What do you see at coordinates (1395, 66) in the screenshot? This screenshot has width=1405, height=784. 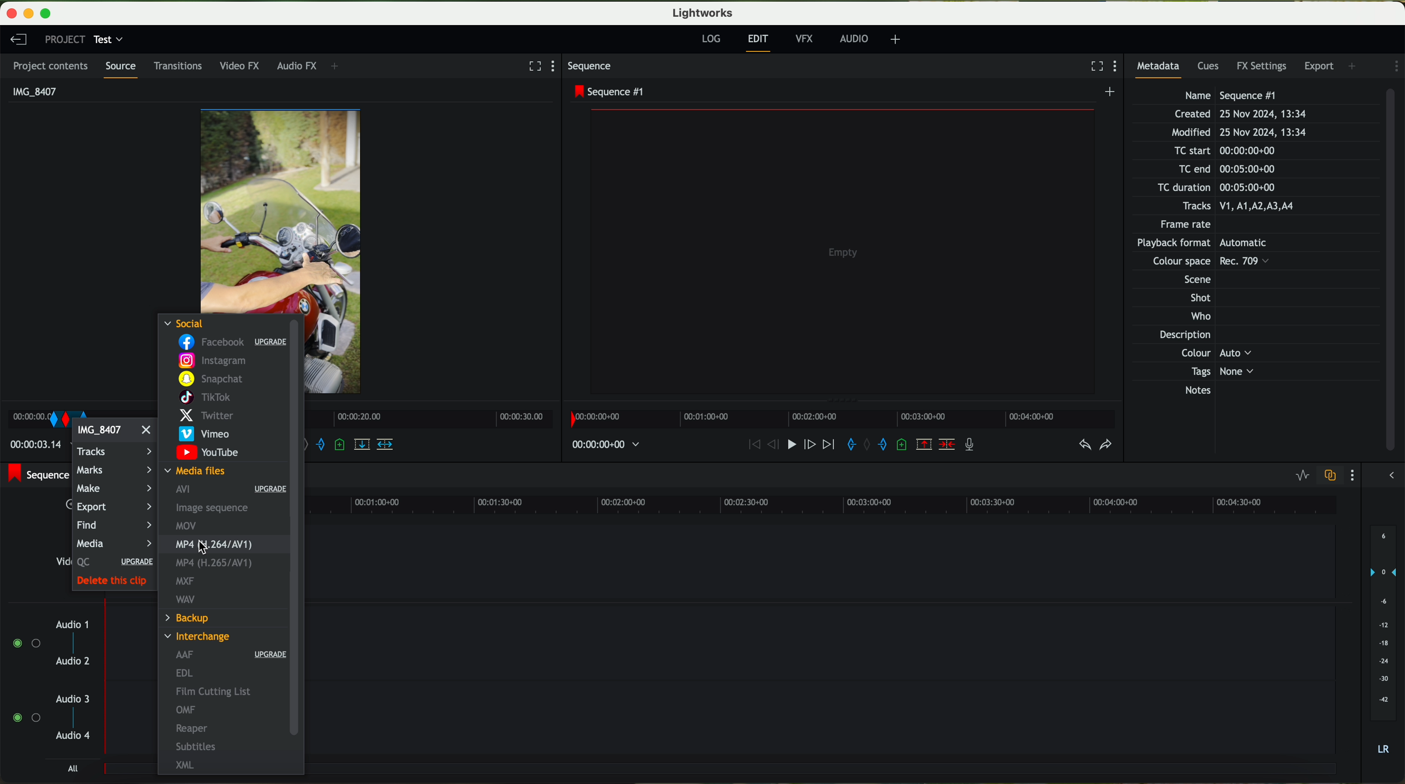 I see `show settings menu` at bounding box center [1395, 66].